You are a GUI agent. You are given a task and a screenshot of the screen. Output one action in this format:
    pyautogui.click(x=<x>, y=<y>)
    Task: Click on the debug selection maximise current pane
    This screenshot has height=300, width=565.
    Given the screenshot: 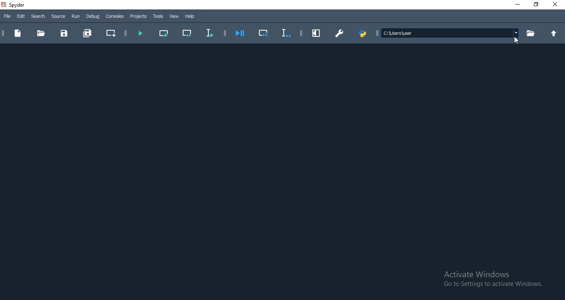 What is the action you would take?
    pyautogui.click(x=264, y=34)
    